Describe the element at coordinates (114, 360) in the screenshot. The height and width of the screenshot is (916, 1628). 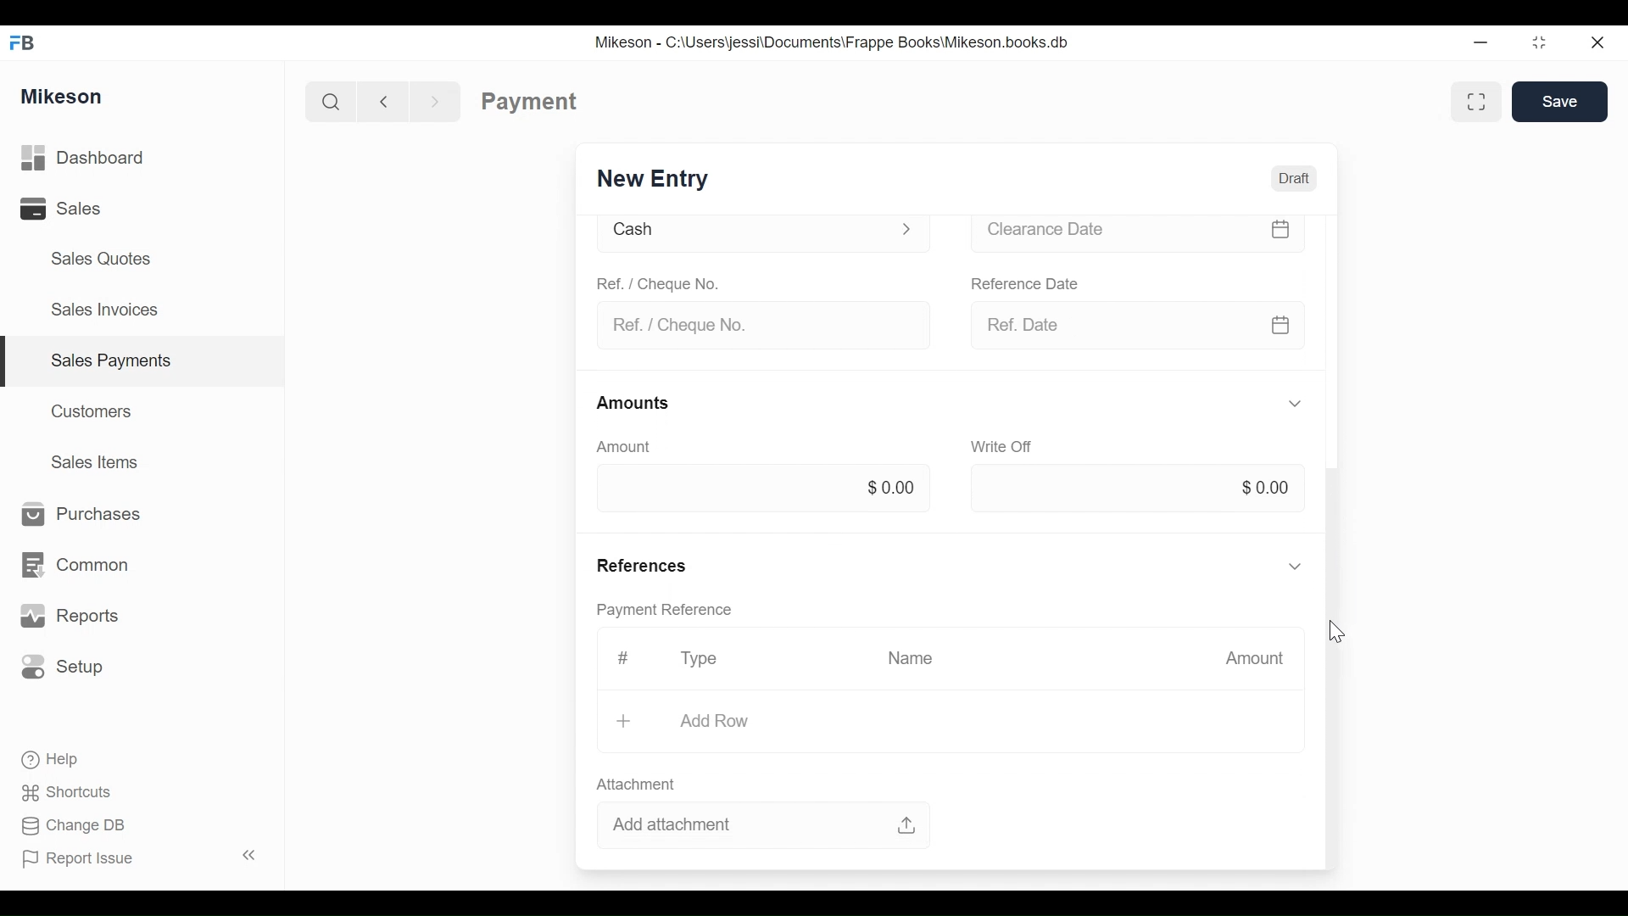
I see `Sales payments` at that location.